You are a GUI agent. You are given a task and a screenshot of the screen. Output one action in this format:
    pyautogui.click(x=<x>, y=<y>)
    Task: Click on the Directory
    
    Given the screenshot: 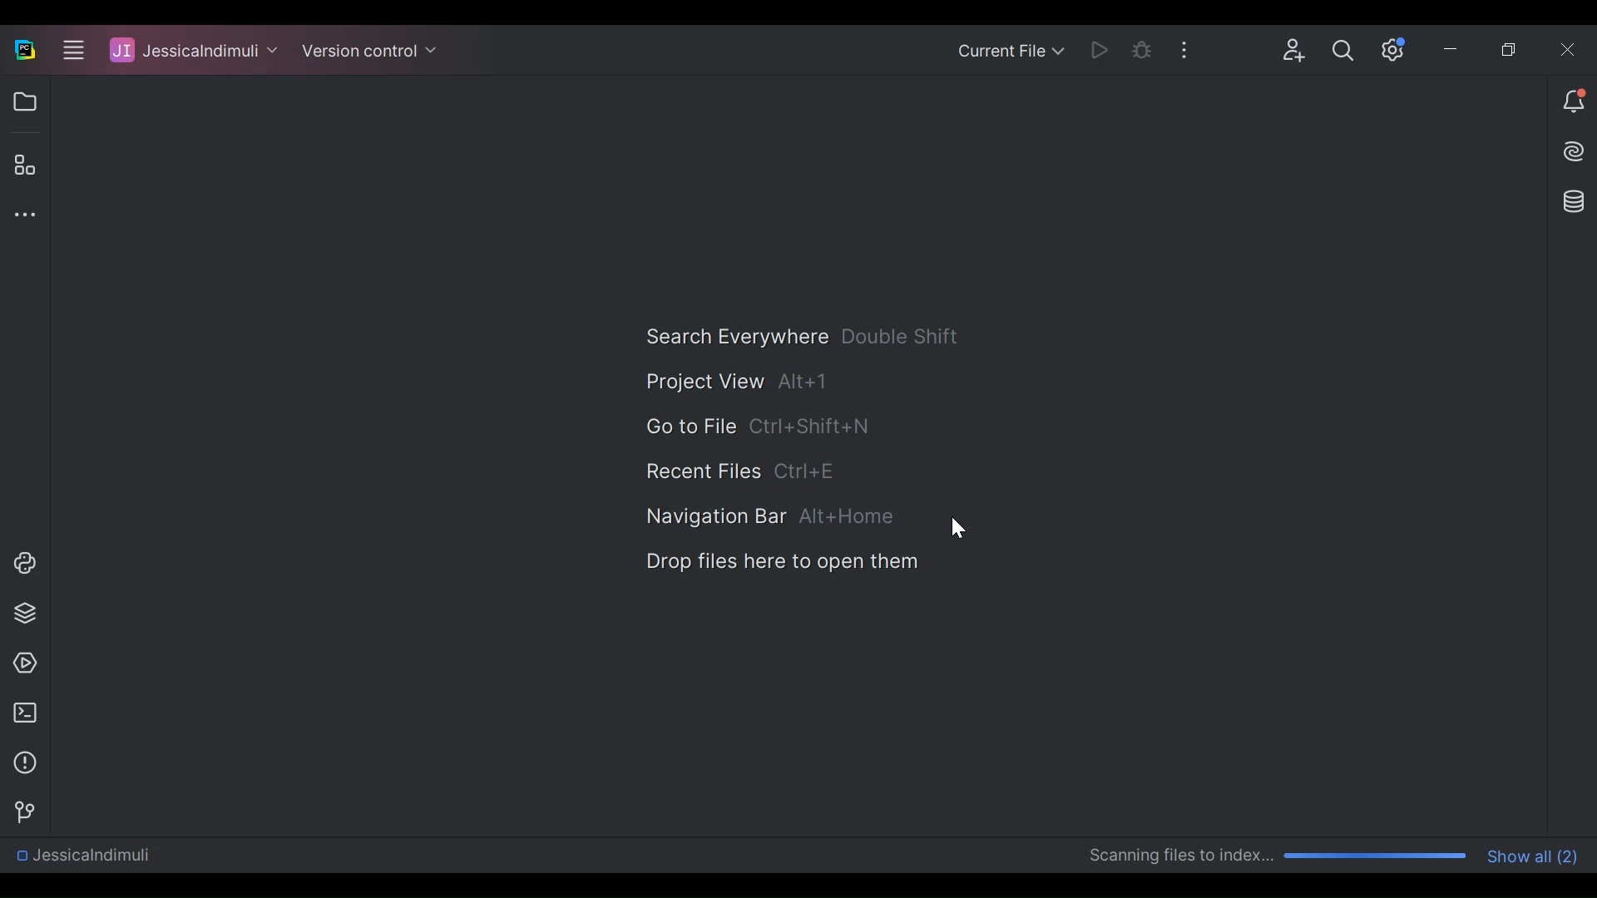 What is the action you would take?
    pyautogui.click(x=81, y=857)
    